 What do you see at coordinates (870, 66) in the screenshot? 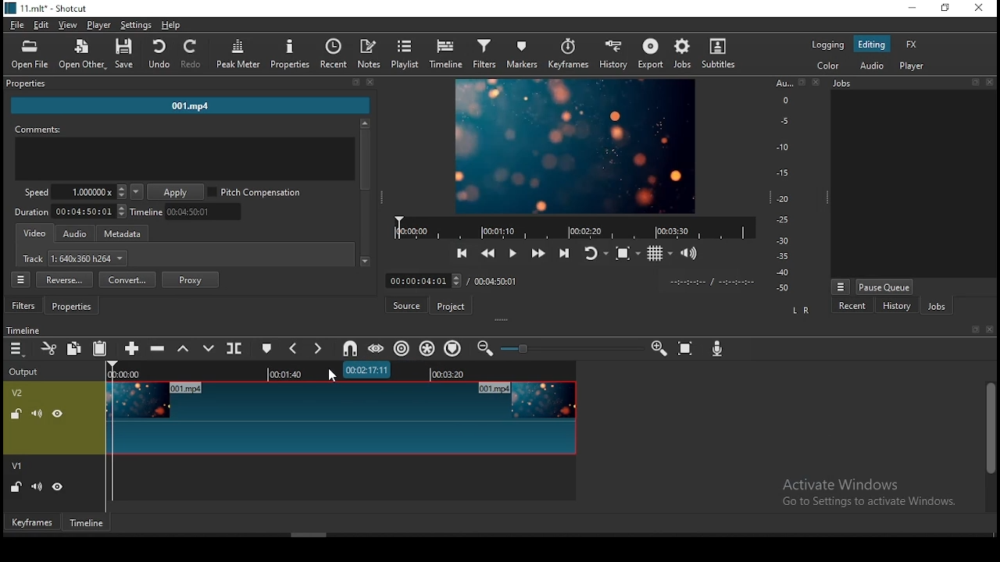
I see `audio` at bounding box center [870, 66].